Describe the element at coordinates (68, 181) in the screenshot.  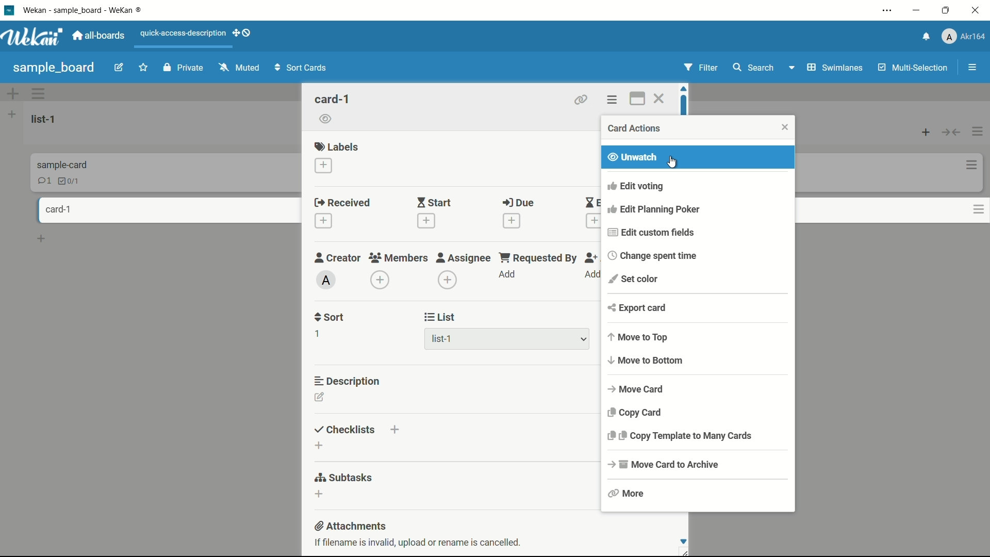
I see `checklist` at that location.